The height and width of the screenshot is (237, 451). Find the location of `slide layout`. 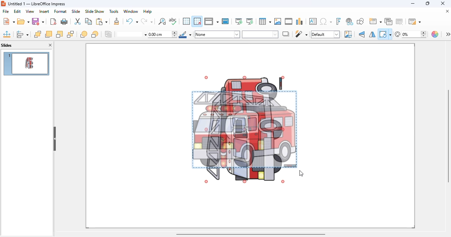

slide layout is located at coordinates (414, 21).